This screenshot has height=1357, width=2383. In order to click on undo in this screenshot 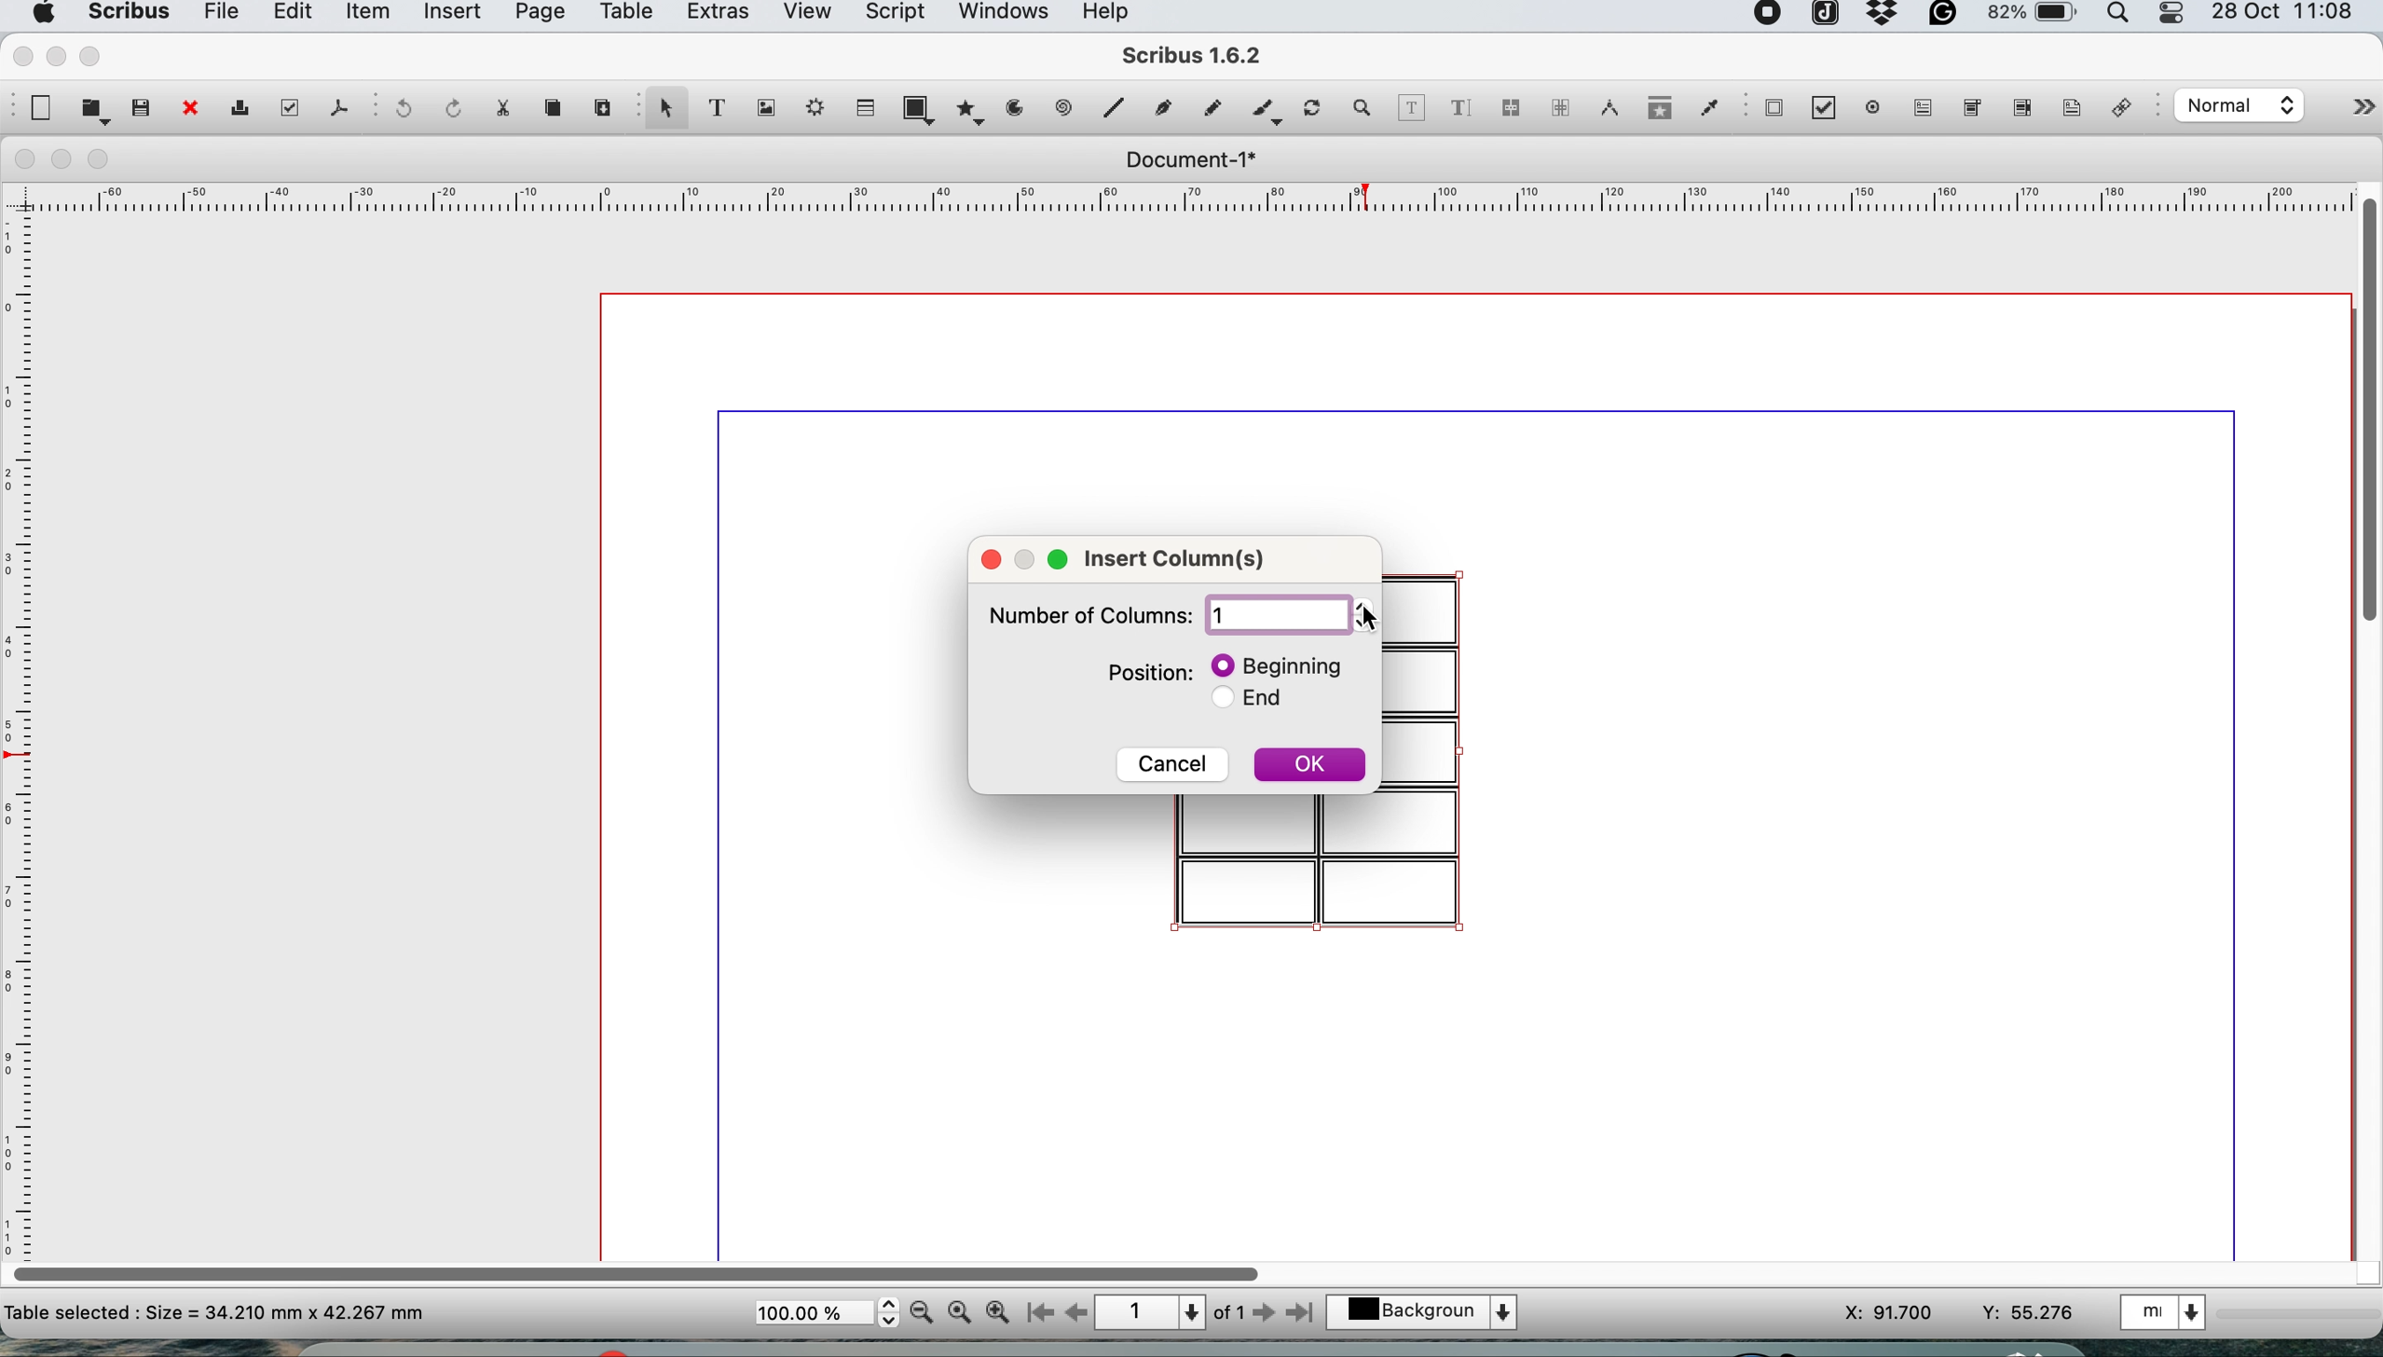, I will do `click(400, 110)`.